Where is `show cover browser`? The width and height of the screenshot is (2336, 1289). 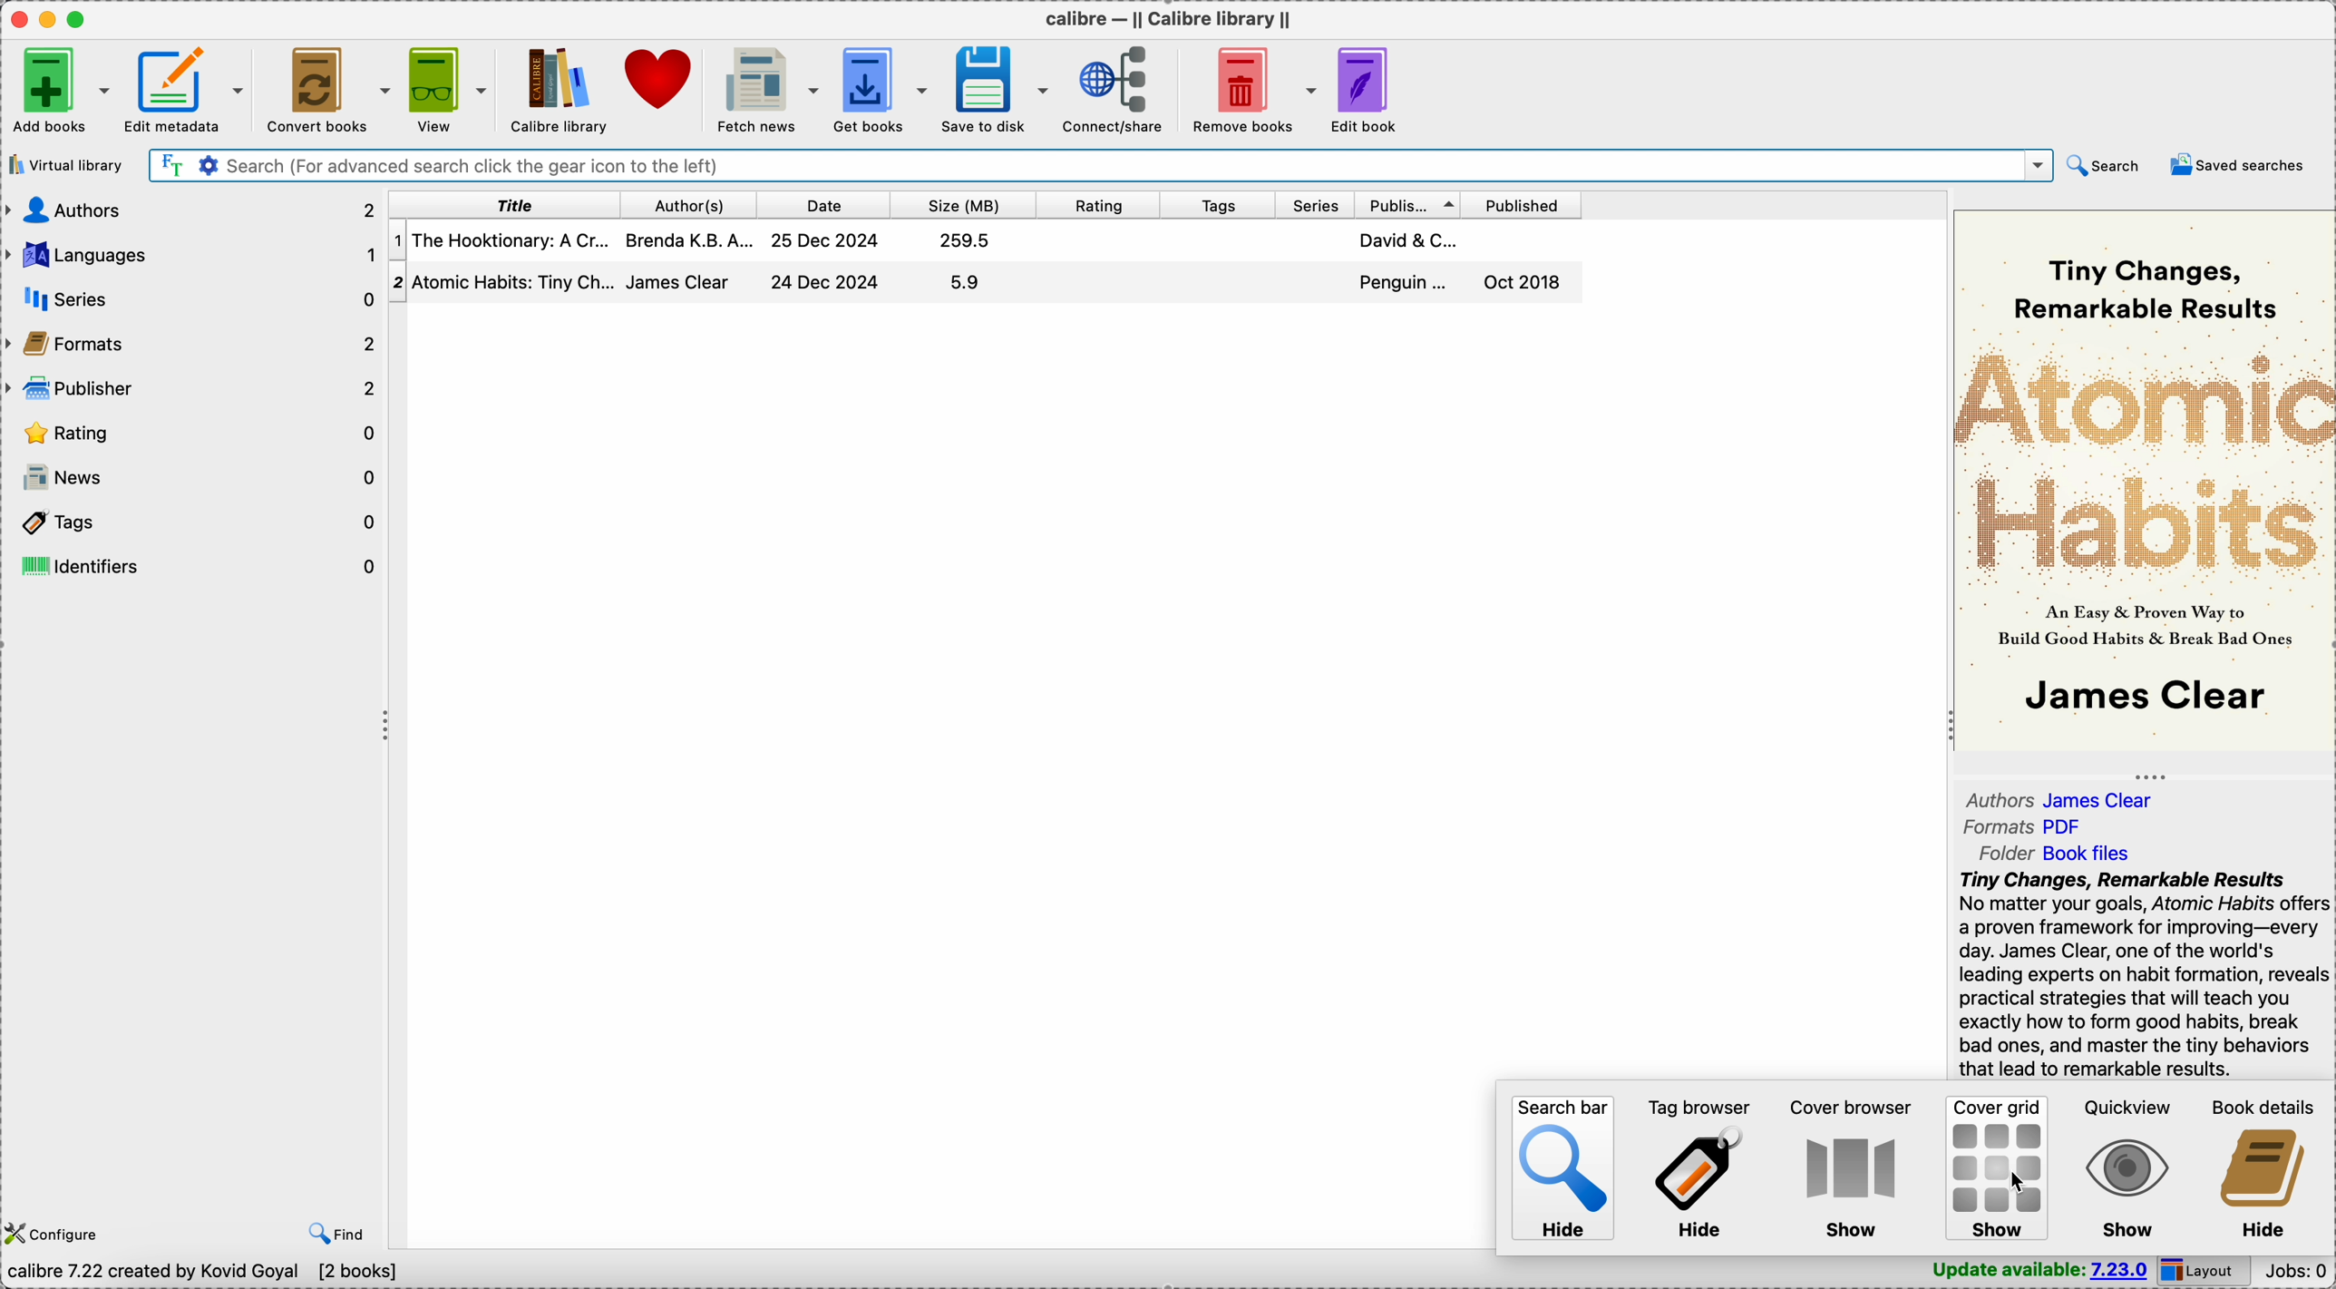
show cover browser is located at coordinates (1852, 1167).